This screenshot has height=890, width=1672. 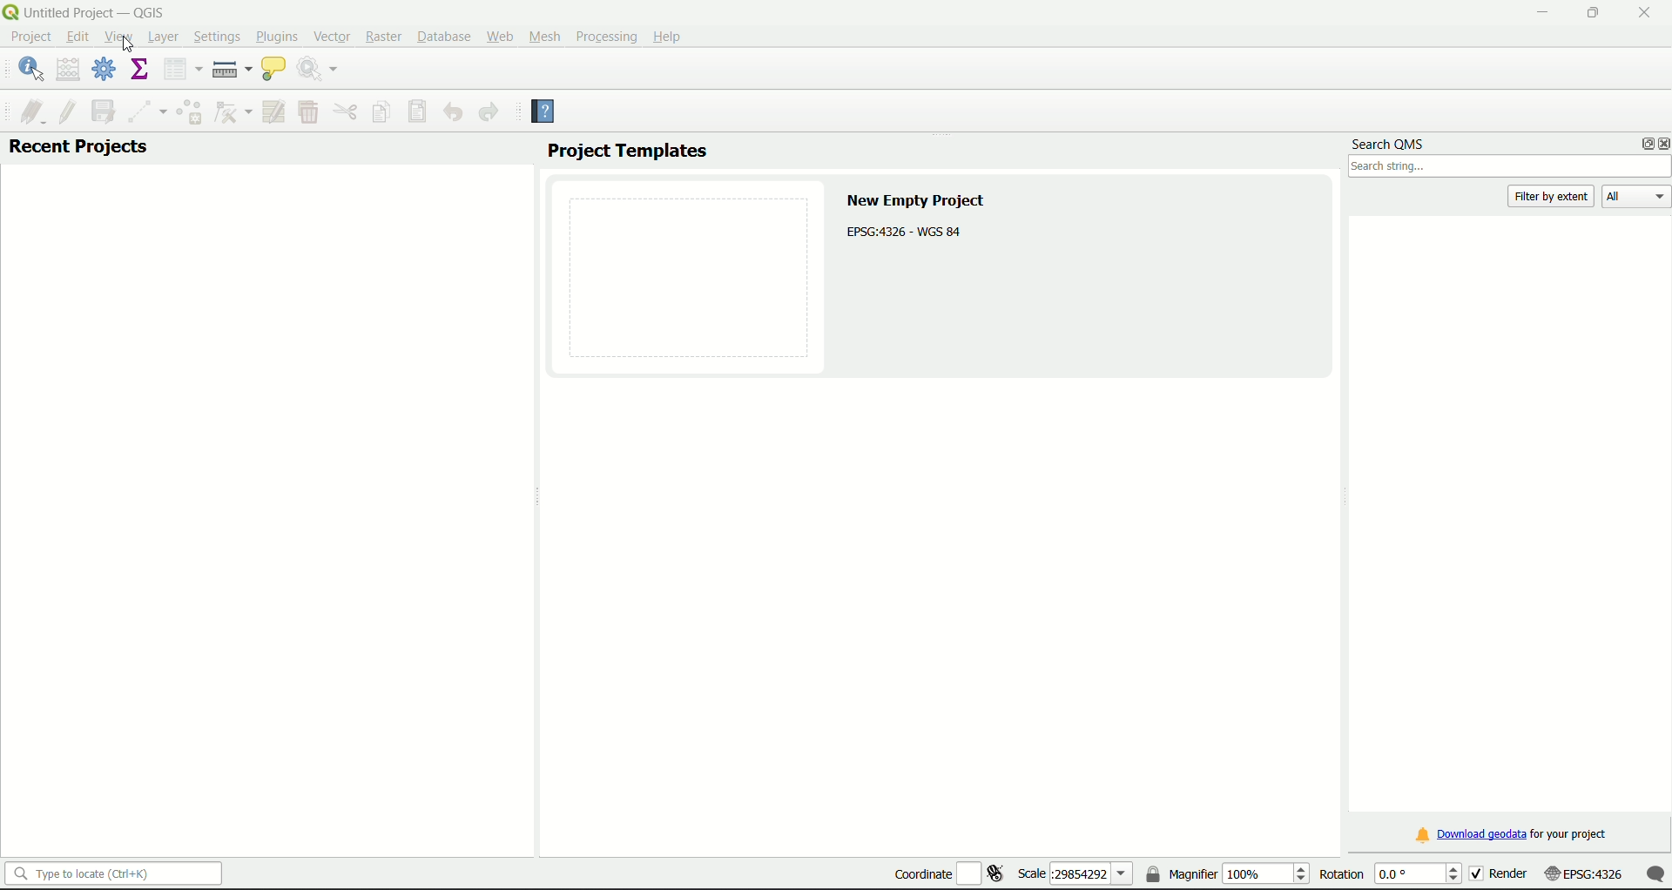 What do you see at coordinates (1642, 144) in the screenshot?
I see `options` at bounding box center [1642, 144].